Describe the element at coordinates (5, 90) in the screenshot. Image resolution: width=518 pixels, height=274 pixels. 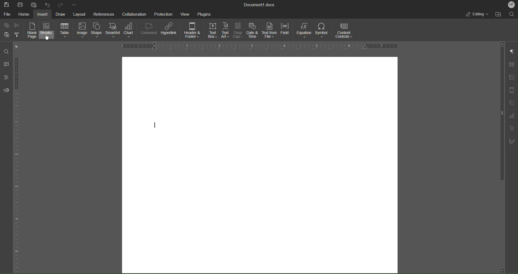
I see `Feedback and Support` at that location.